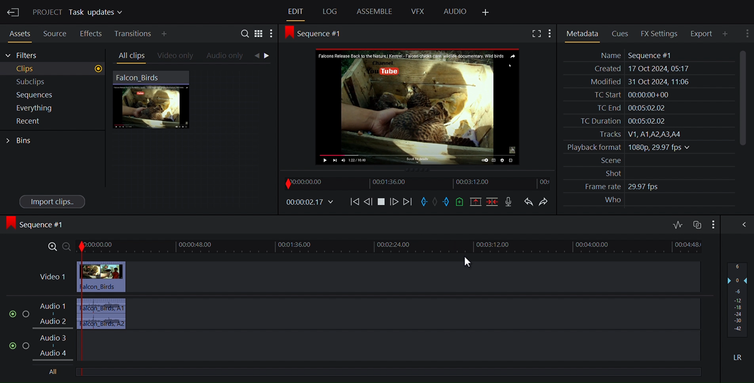  I want to click on Audio, so click(455, 12).